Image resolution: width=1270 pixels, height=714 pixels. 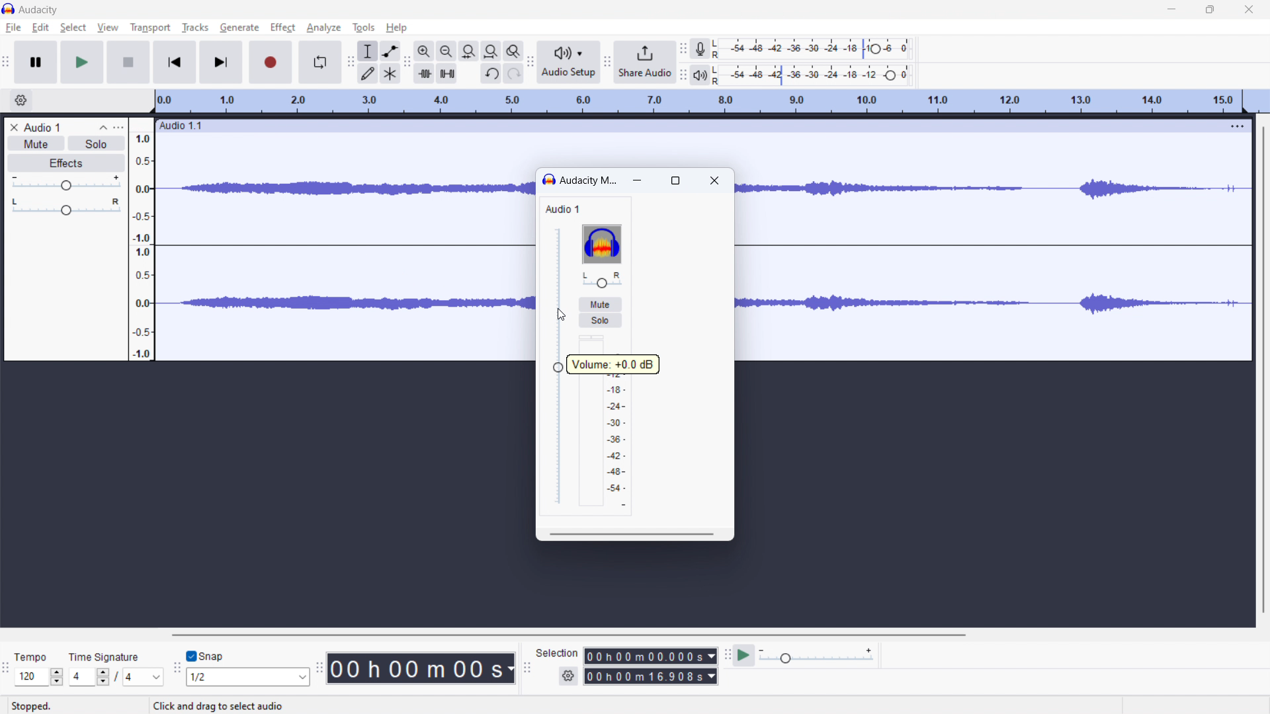 I want to click on skip to end, so click(x=222, y=62).